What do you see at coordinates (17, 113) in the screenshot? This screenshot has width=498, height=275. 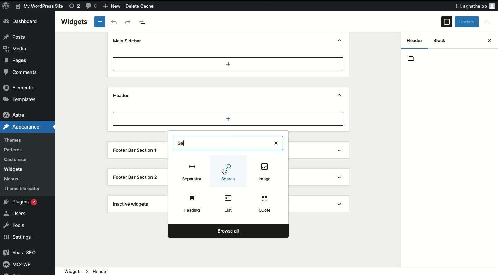 I see `Astra` at bounding box center [17, 113].